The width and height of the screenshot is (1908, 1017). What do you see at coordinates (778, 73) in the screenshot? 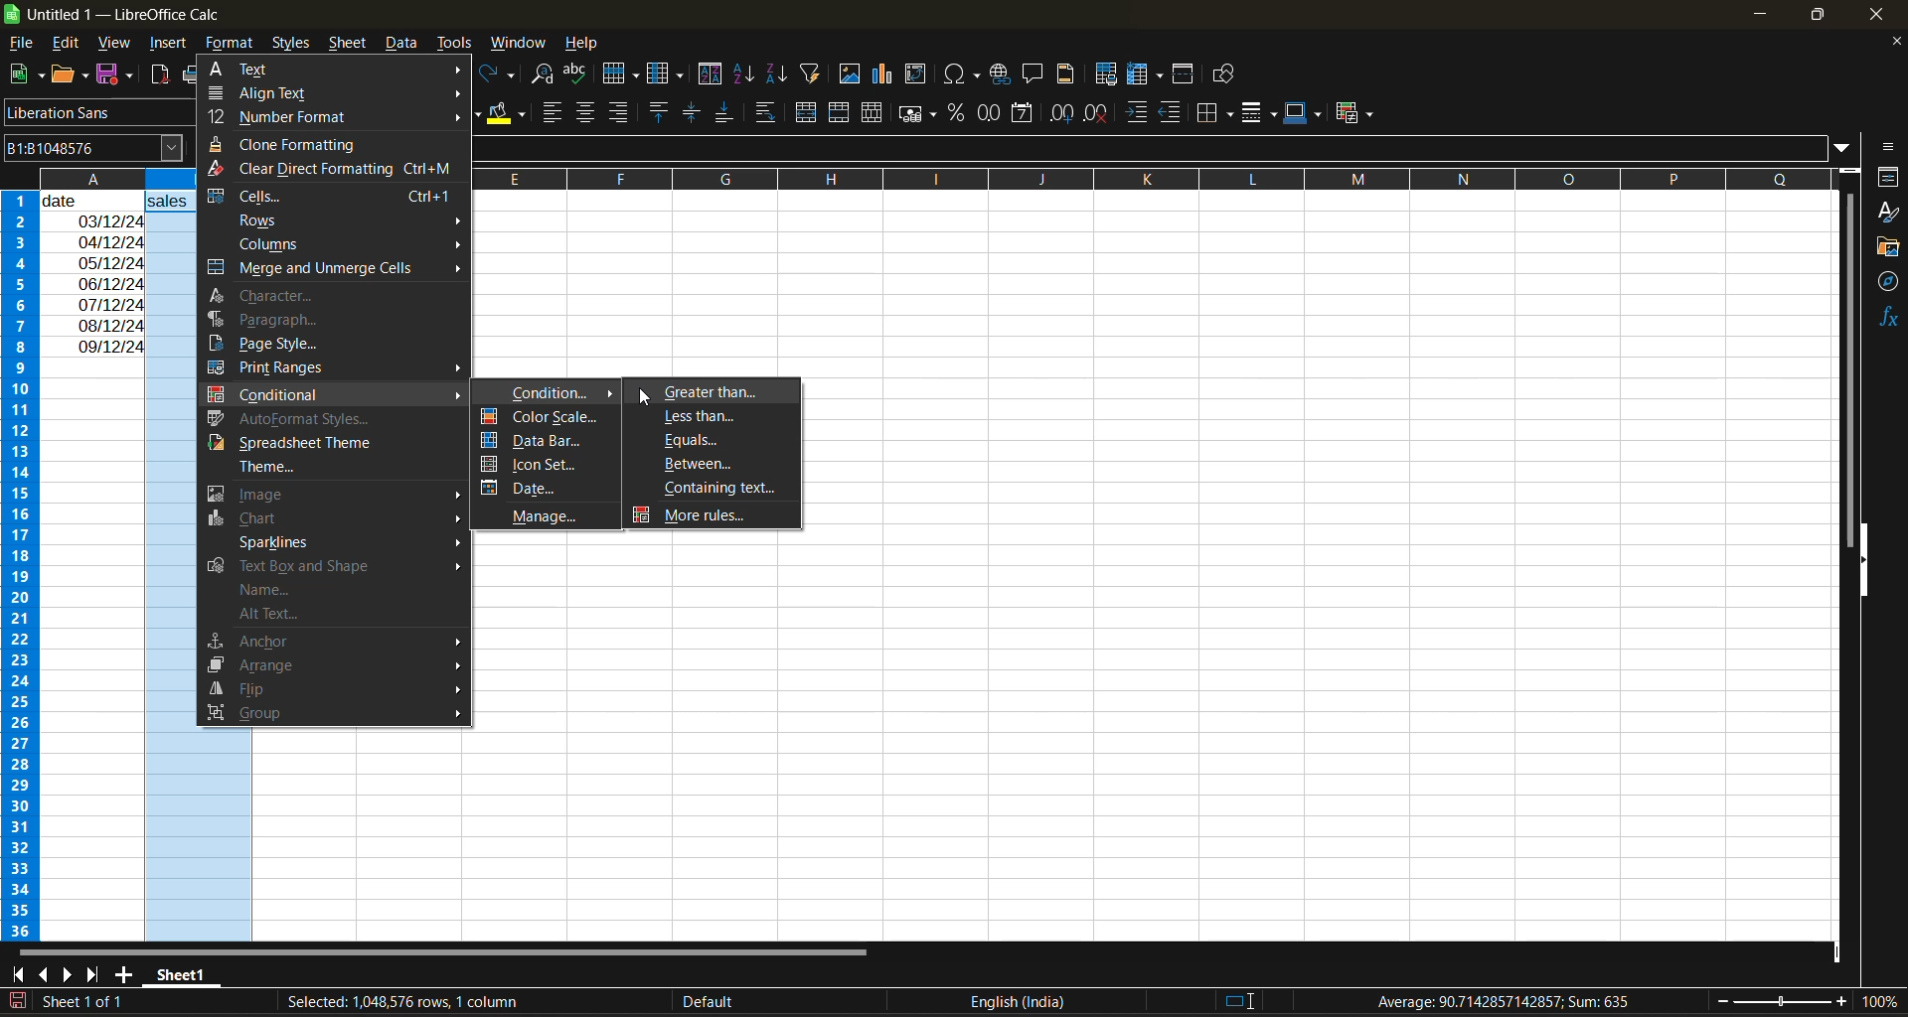
I see `sort descending` at bounding box center [778, 73].